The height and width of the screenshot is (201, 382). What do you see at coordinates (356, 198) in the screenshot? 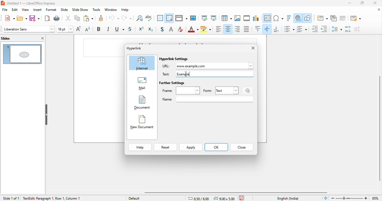
I see `zoom` at bounding box center [356, 198].